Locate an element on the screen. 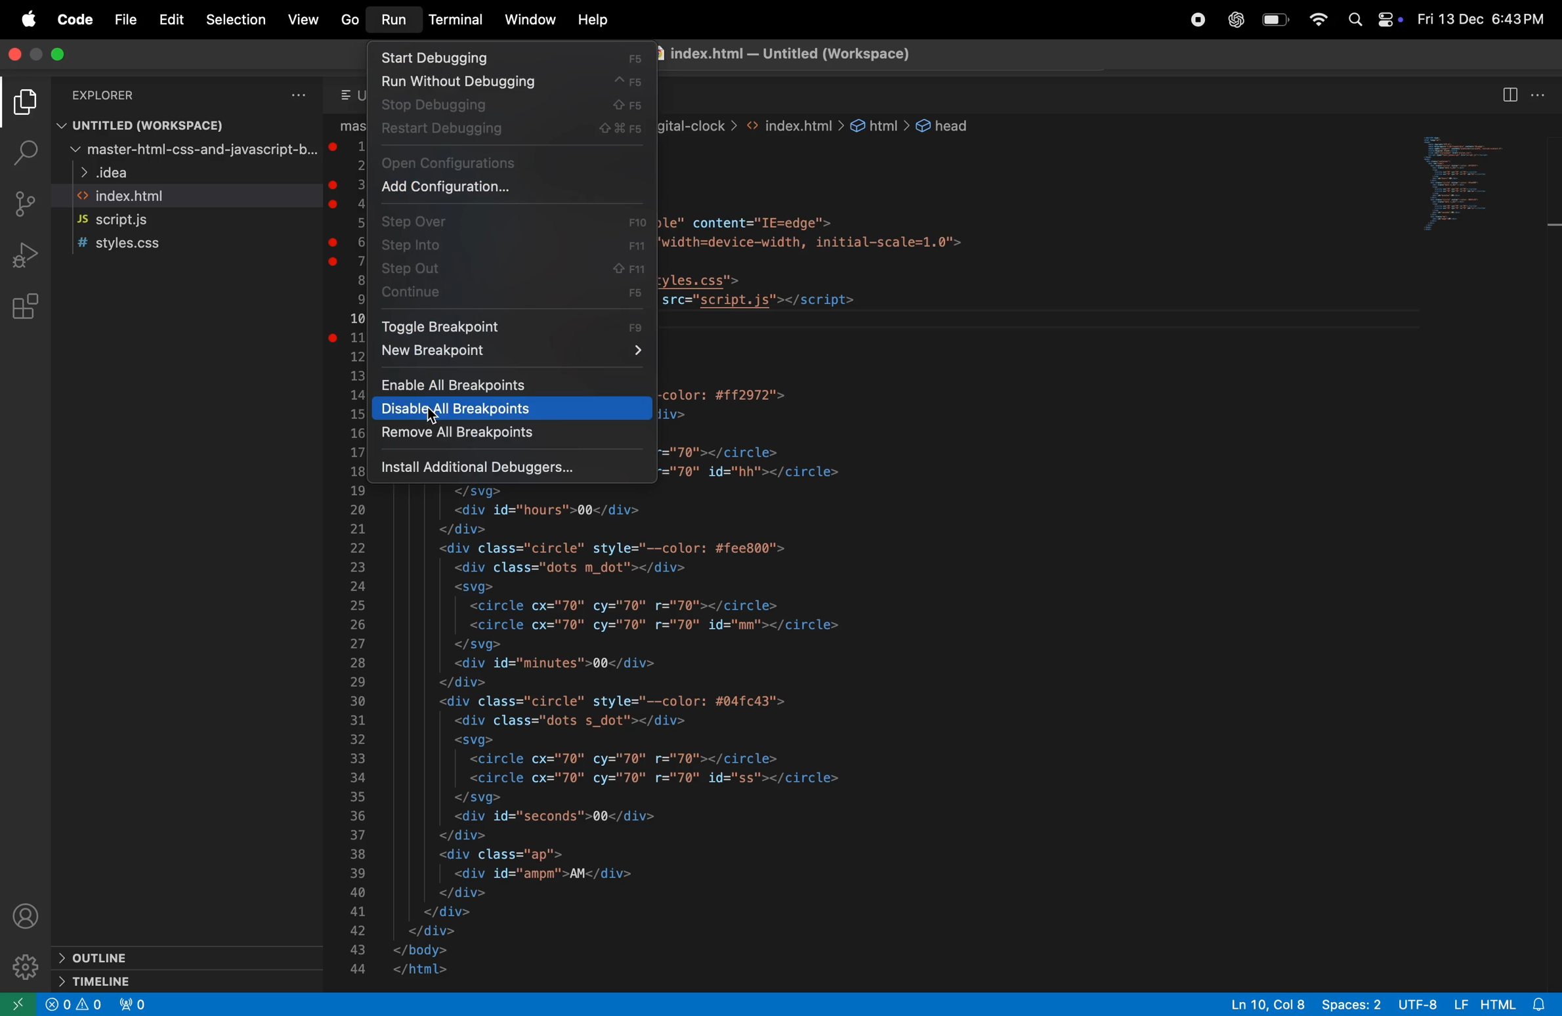 This screenshot has width=1562, height=1016. date and time is located at coordinates (1481, 18).